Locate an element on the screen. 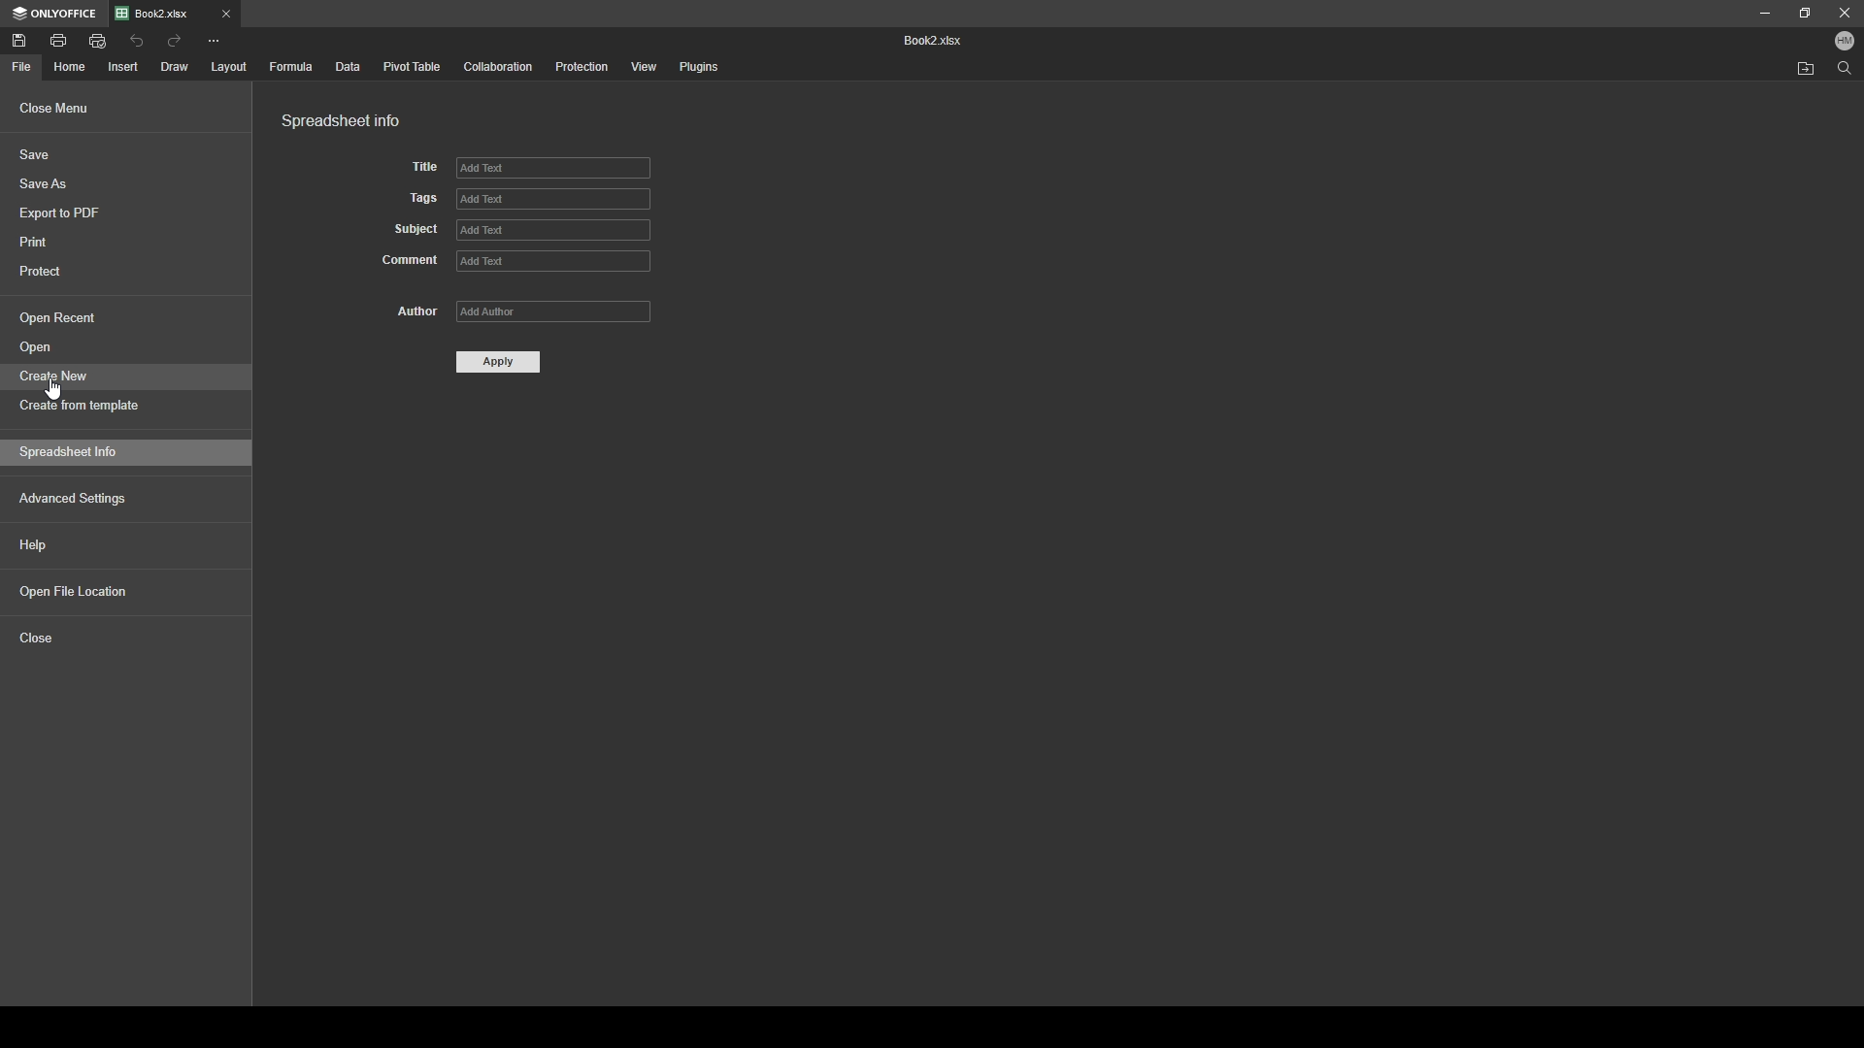 The image size is (1864, 1048). export to pdf is located at coordinates (126, 213).